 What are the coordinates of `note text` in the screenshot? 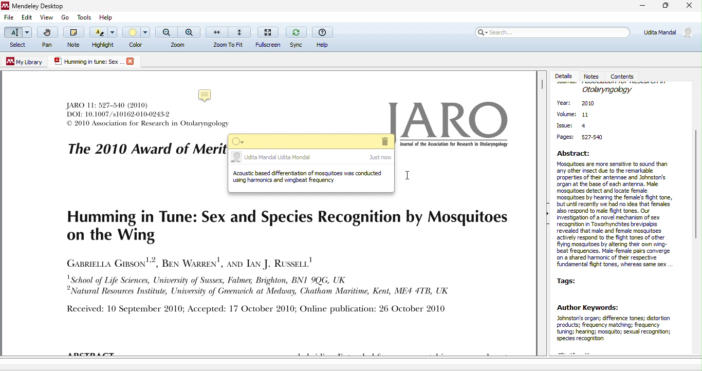 It's located at (309, 178).